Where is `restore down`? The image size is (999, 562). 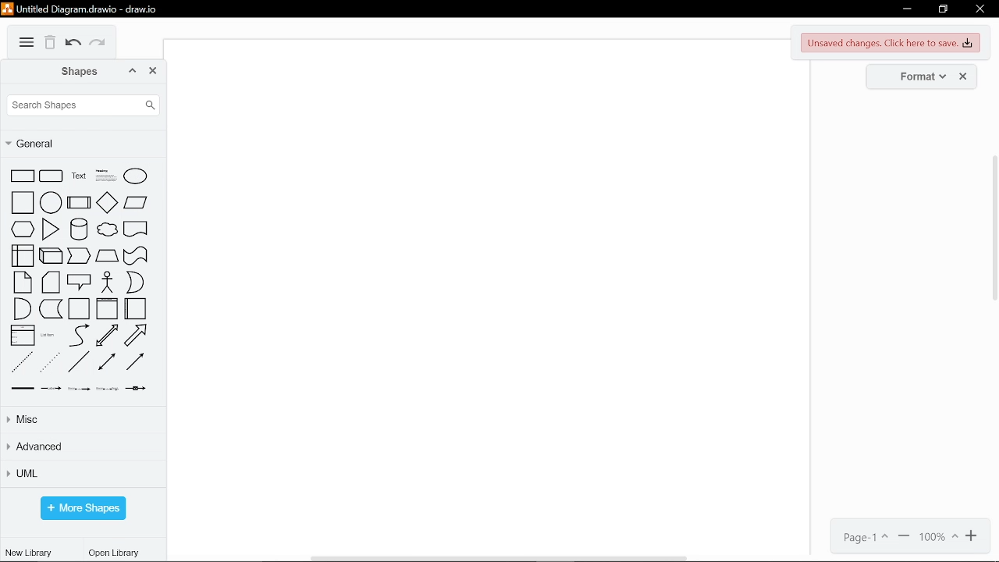
restore down is located at coordinates (943, 10).